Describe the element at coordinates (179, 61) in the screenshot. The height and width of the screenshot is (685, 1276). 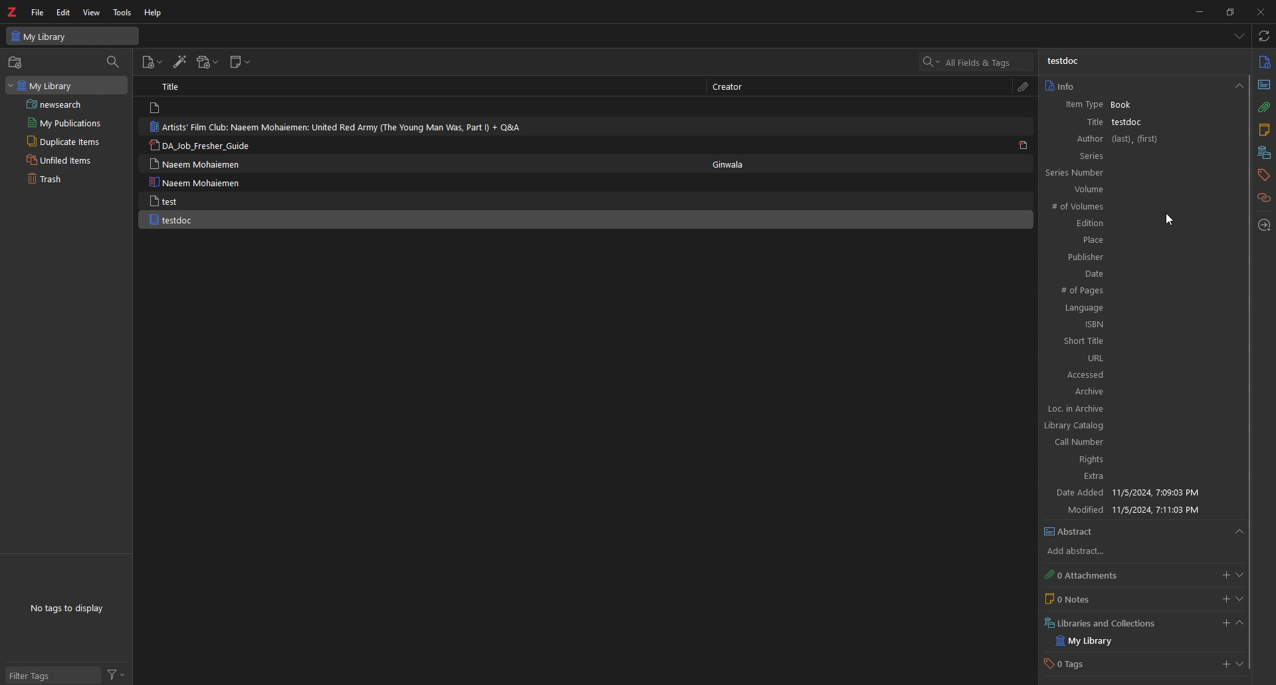
I see `add items by identifier` at that location.